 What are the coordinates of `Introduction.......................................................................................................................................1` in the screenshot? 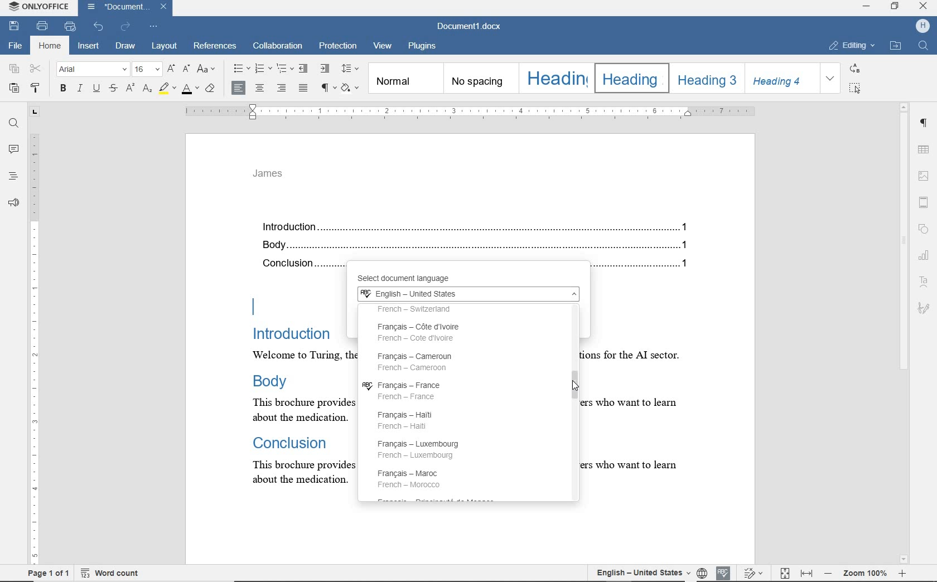 It's located at (479, 228).